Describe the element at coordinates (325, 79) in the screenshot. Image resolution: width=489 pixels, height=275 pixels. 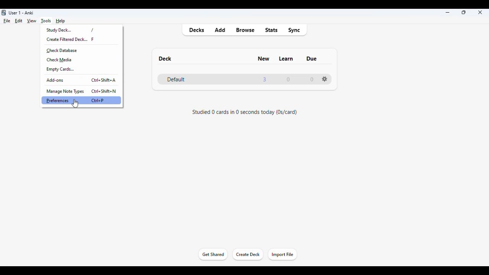
I see `options` at that location.